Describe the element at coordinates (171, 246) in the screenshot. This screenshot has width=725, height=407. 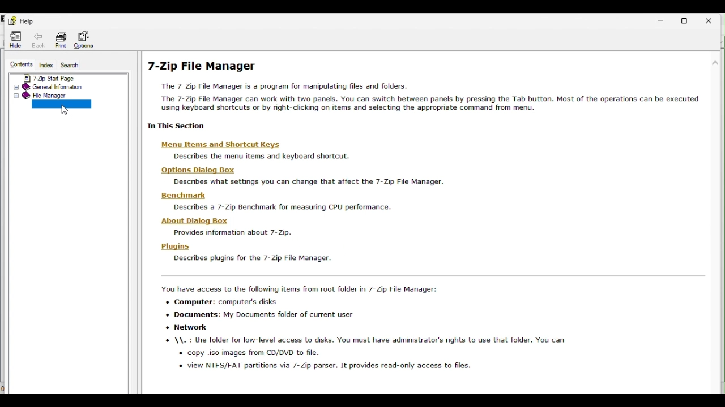
I see `plugins` at that location.